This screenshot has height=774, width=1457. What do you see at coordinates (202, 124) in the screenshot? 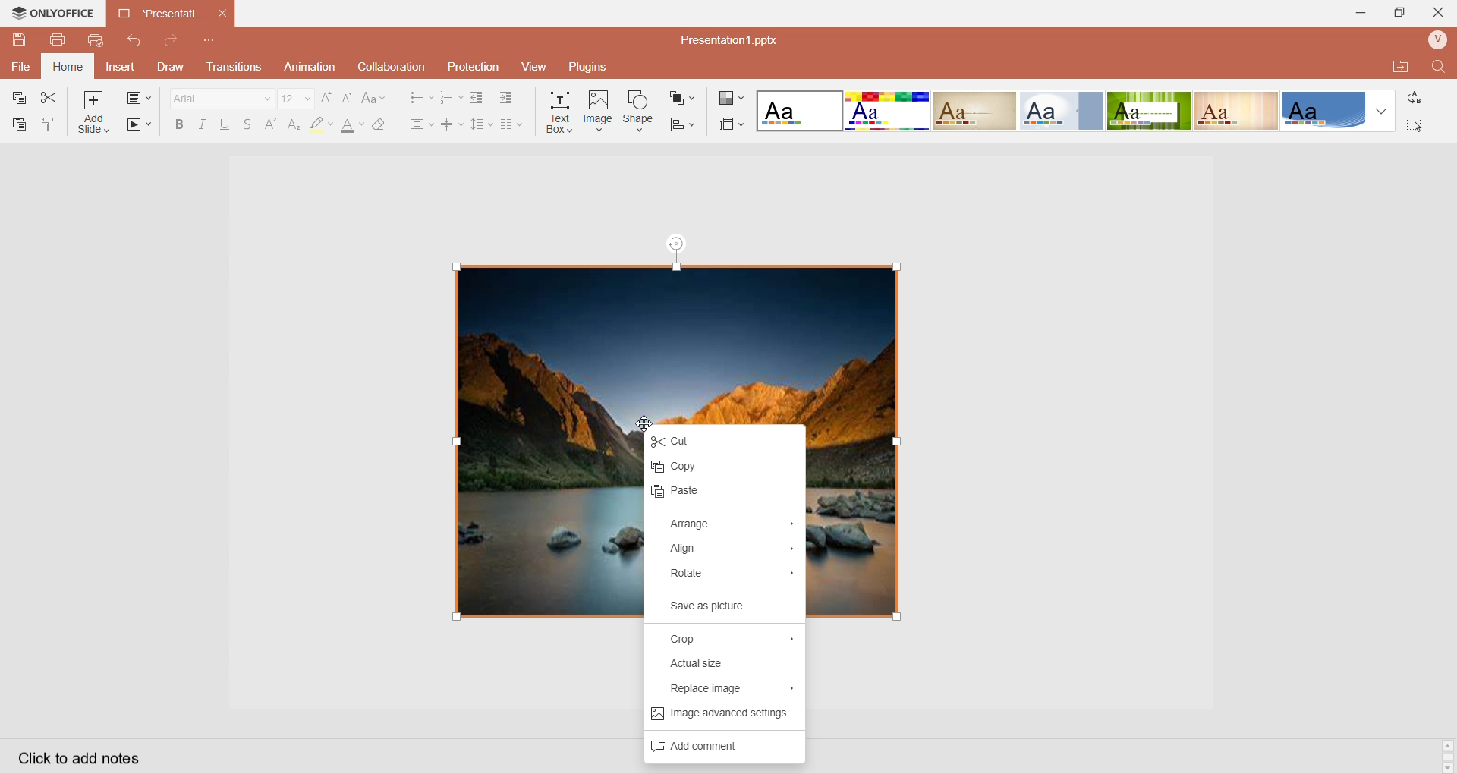
I see `Italec` at bounding box center [202, 124].